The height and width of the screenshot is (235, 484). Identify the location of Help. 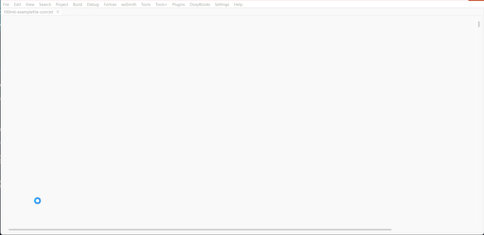
(239, 5).